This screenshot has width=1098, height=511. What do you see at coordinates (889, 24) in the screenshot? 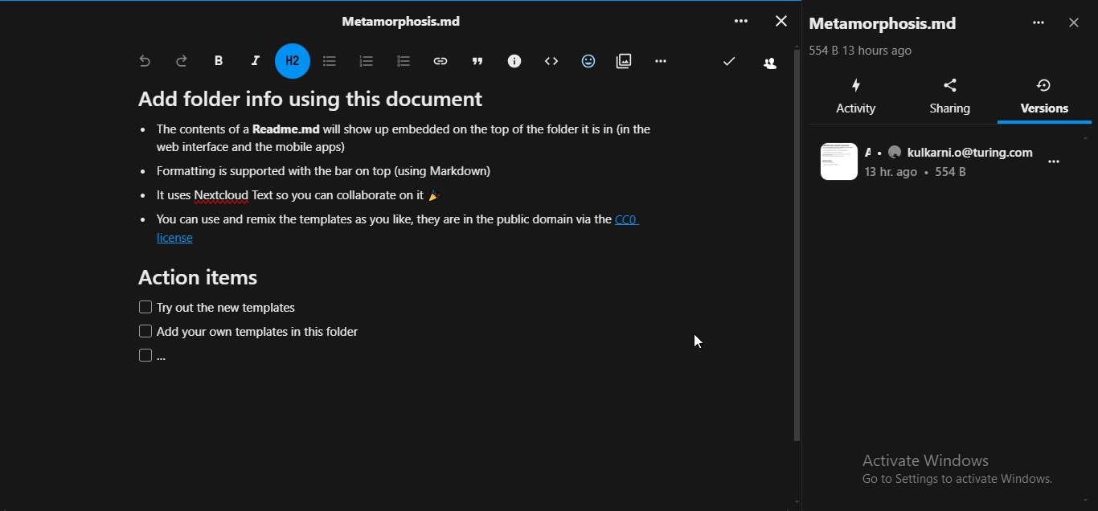
I see `text` at bounding box center [889, 24].